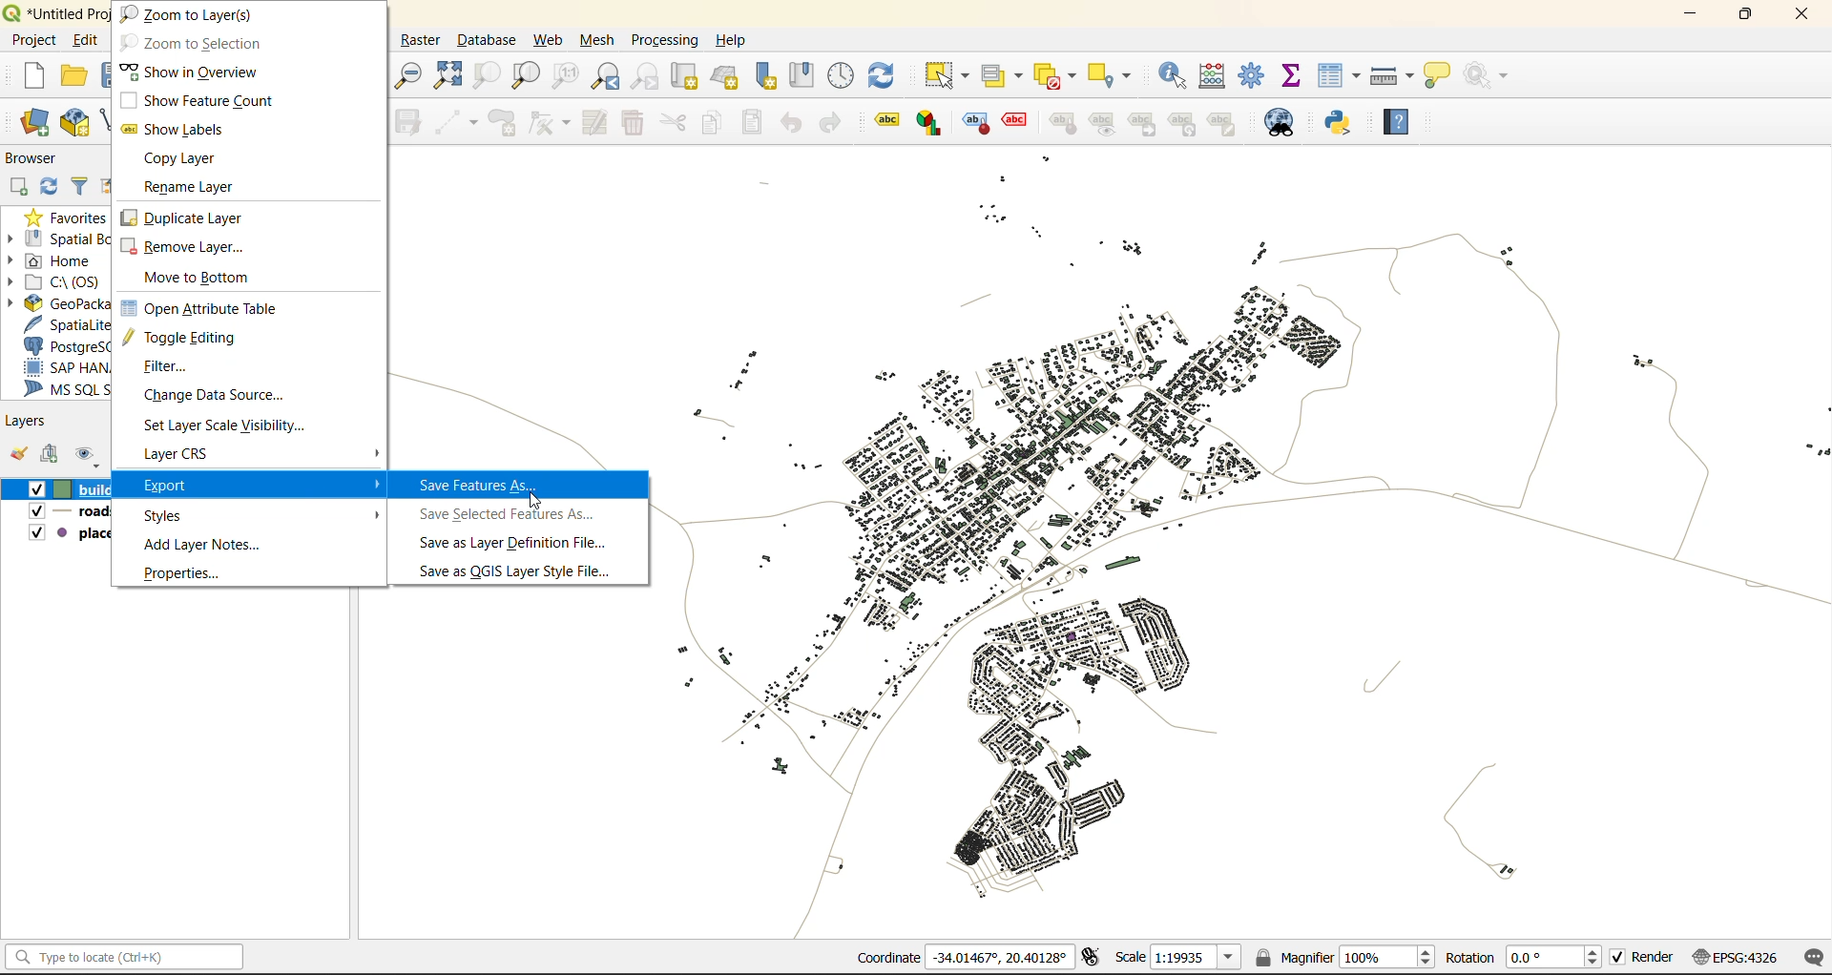  Describe the element at coordinates (1524, 958) in the screenshot. I see `rotation` at that location.